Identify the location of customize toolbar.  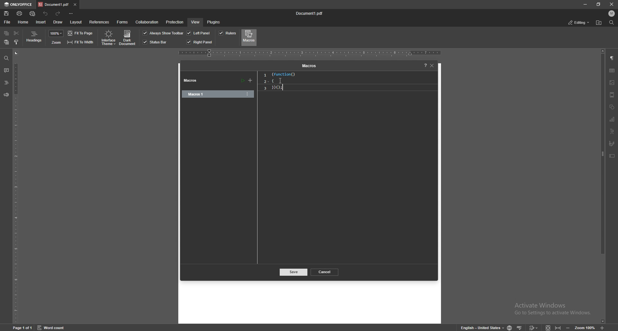
(72, 13).